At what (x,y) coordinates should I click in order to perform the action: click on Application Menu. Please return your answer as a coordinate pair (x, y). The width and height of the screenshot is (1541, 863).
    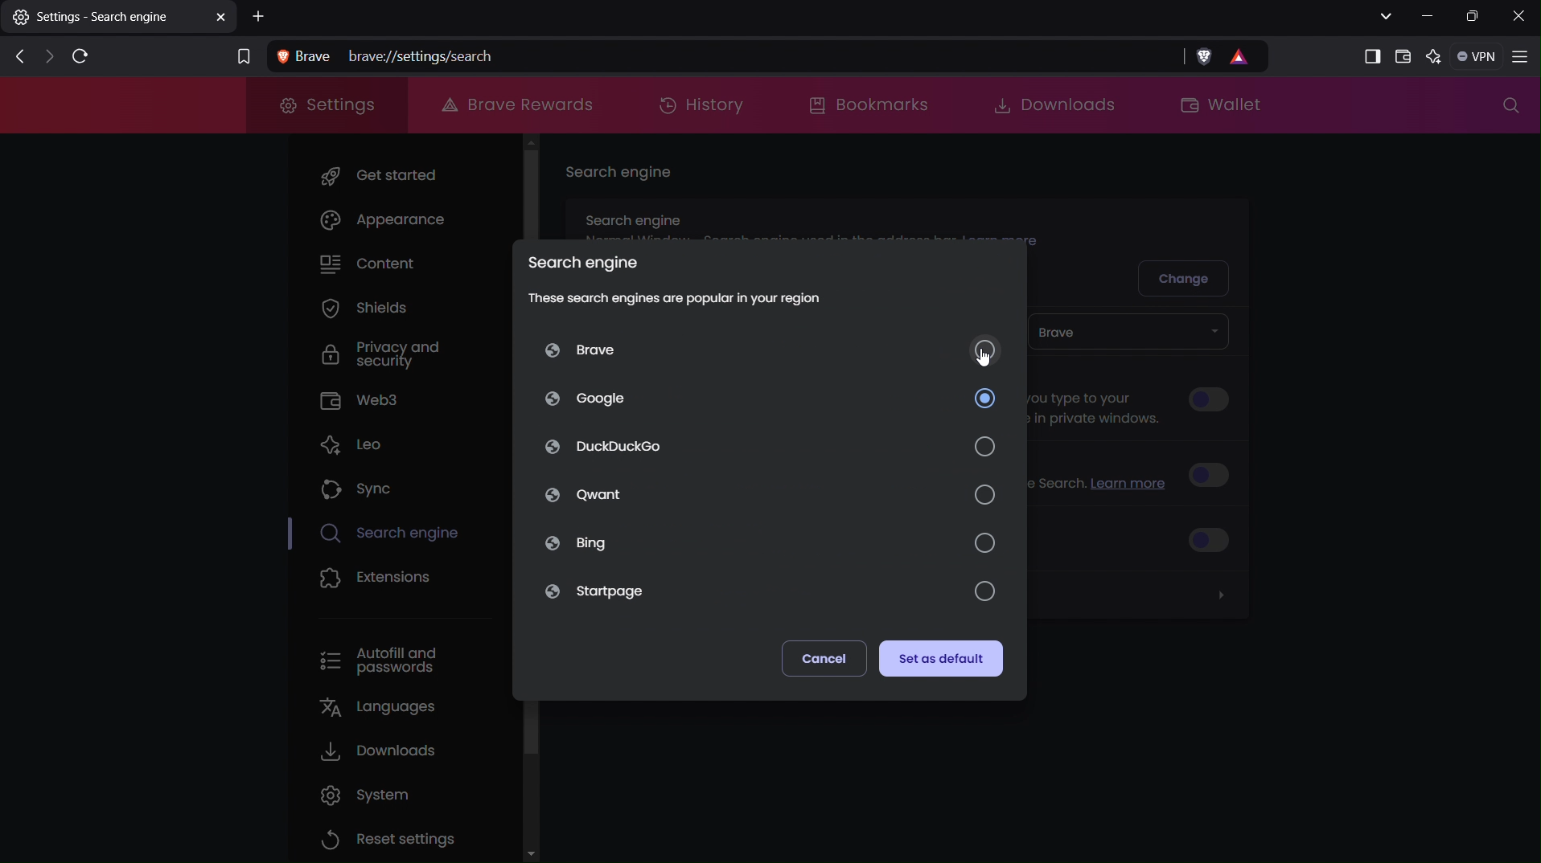
    Looking at the image, I should click on (1523, 58).